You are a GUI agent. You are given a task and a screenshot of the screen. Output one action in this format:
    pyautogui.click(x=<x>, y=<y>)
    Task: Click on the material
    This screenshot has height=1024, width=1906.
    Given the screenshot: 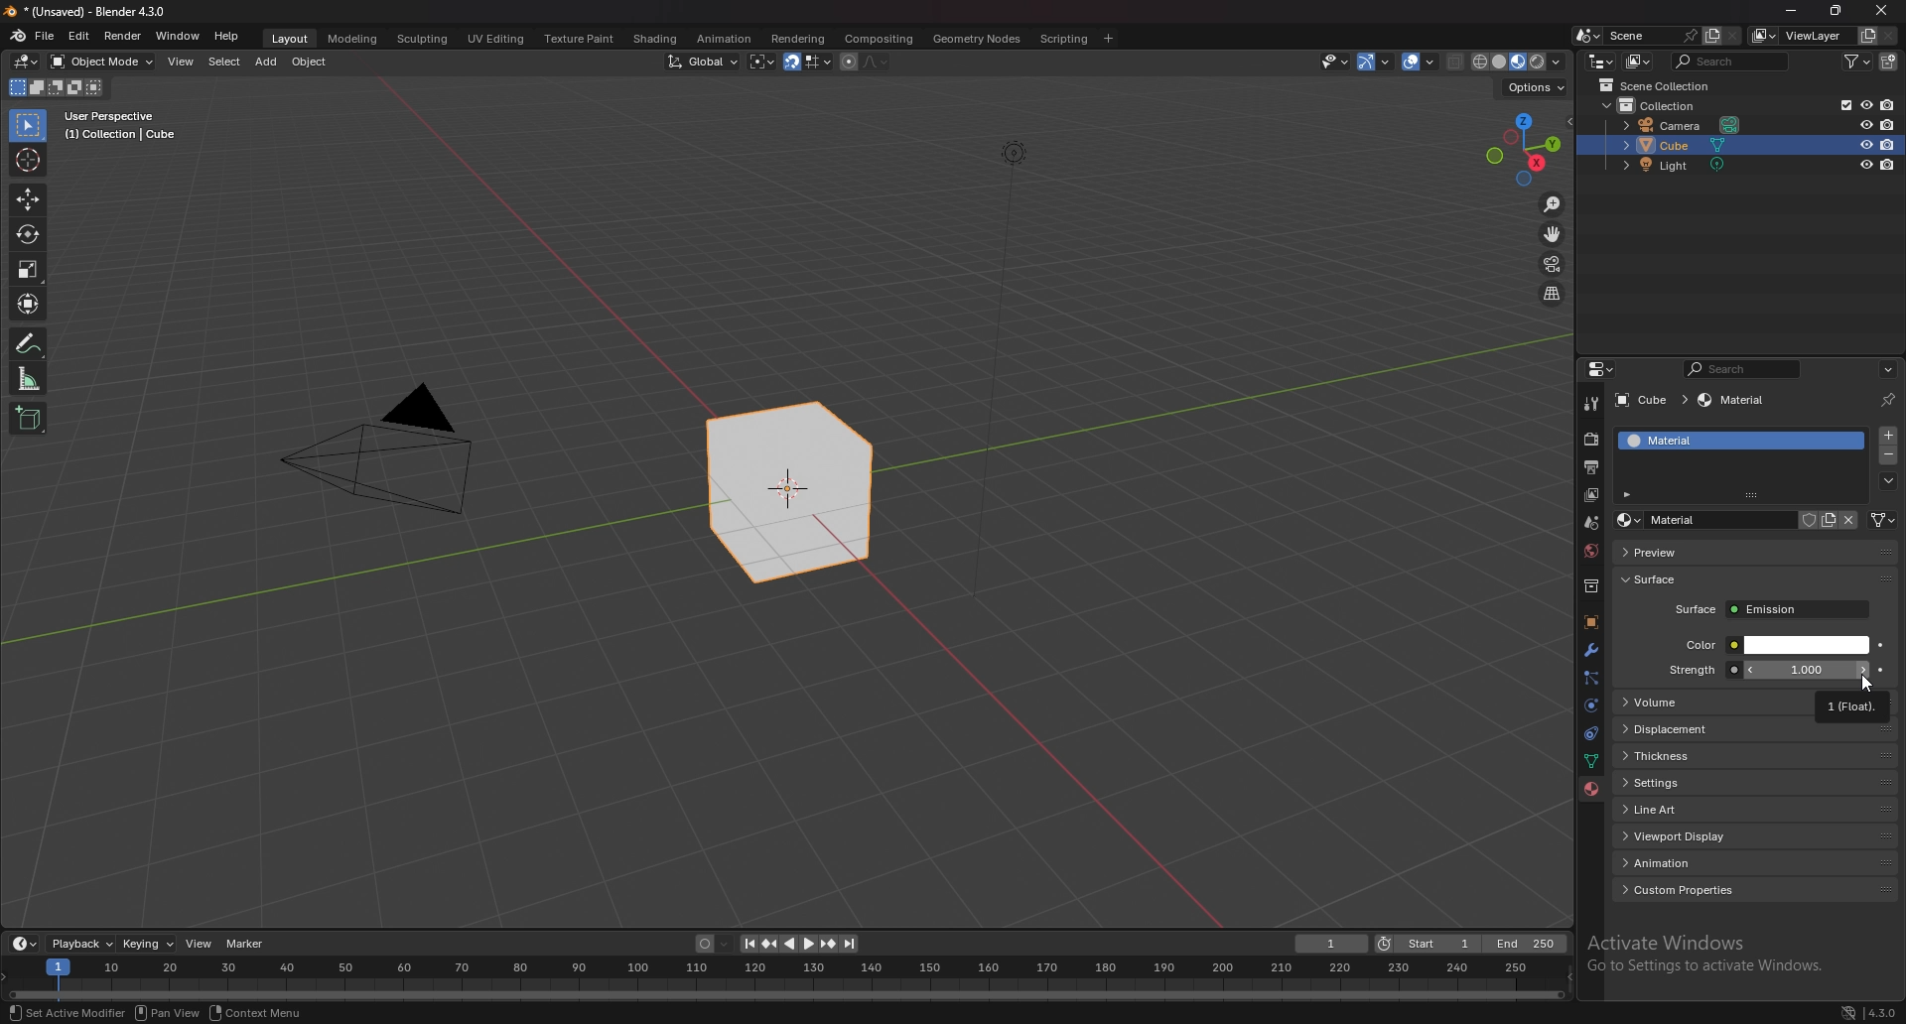 What is the action you would take?
    pyautogui.click(x=1591, y=789)
    